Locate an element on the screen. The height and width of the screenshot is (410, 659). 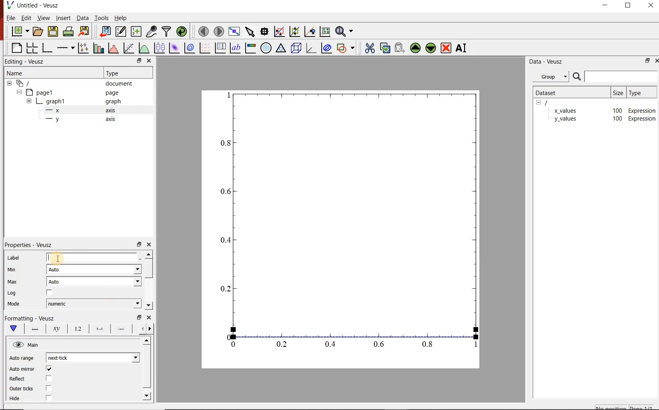
checkbox is located at coordinates (49, 368).